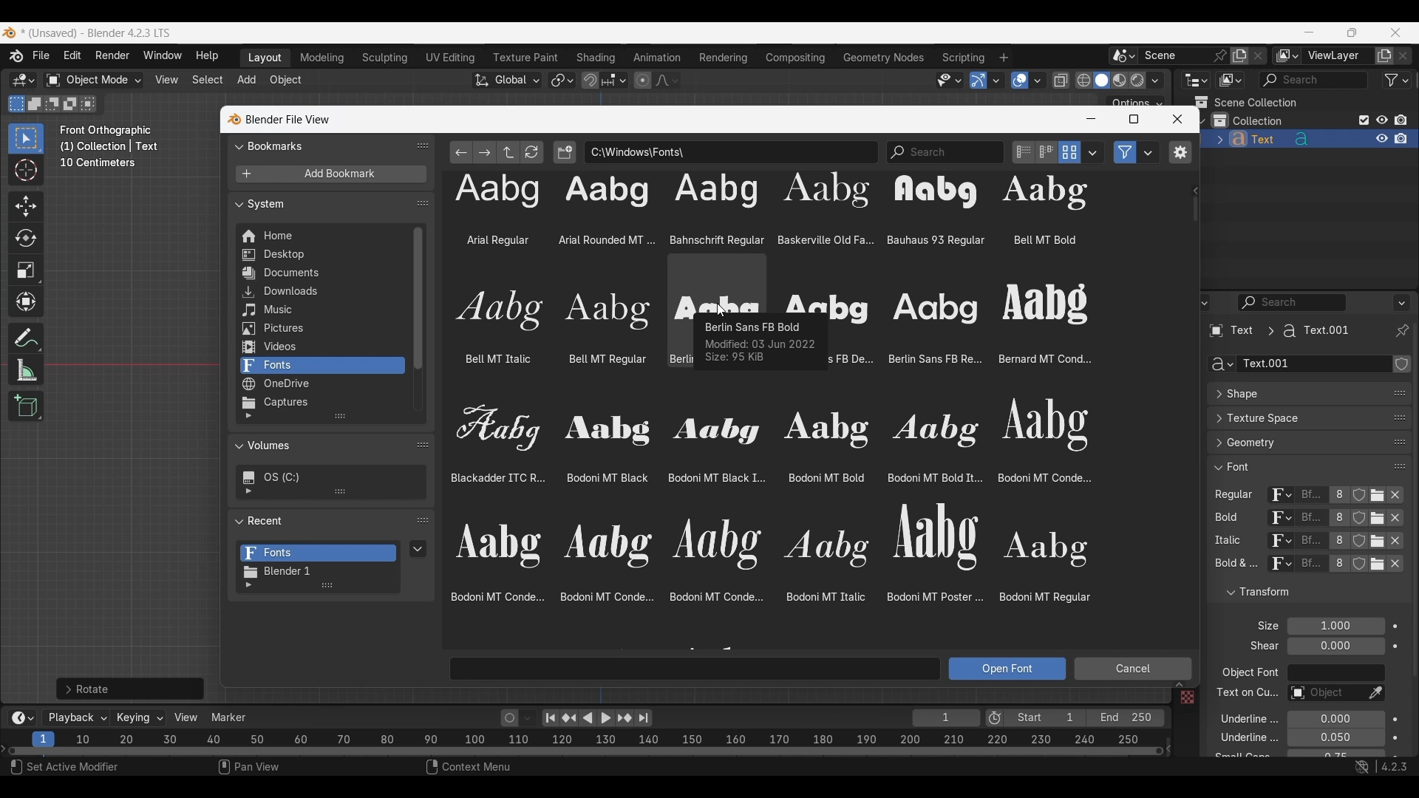  I want to click on Browse ID data to be linked for respective attribute, so click(1281, 496).